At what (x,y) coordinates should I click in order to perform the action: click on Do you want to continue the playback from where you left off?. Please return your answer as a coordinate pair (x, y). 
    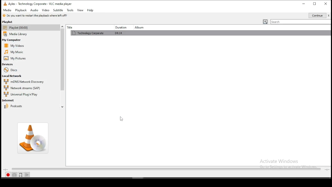
    Looking at the image, I should click on (36, 16).